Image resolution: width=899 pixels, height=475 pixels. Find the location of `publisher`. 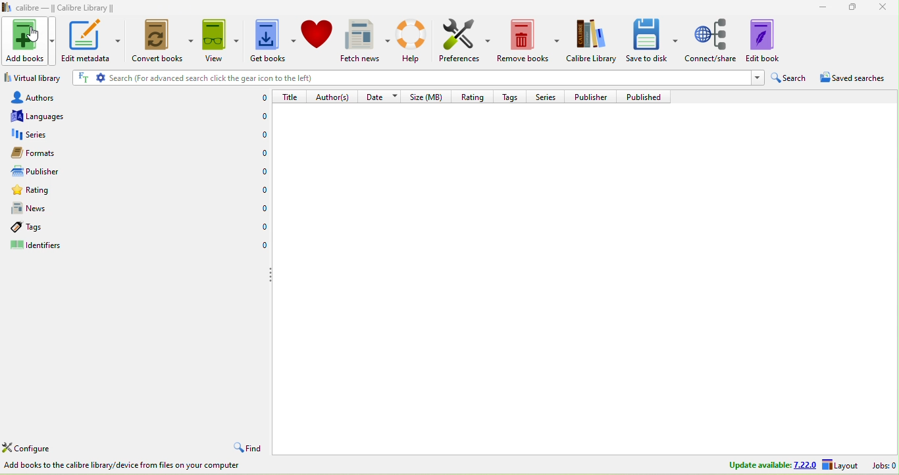

publisher is located at coordinates (595, 96).